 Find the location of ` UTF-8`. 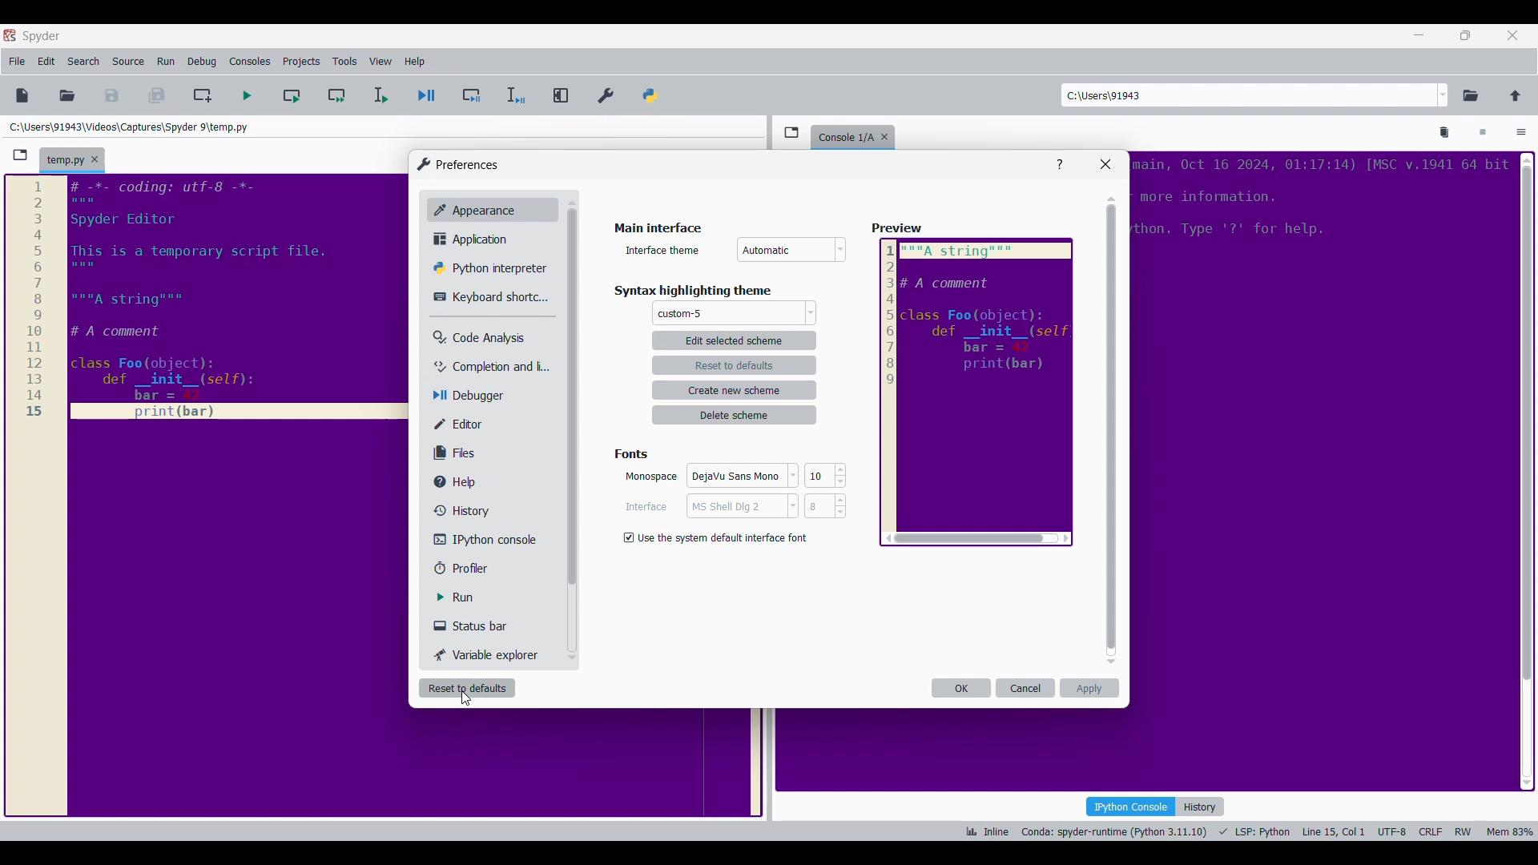

 UTF-8 is located at coordinates (1391, 832).